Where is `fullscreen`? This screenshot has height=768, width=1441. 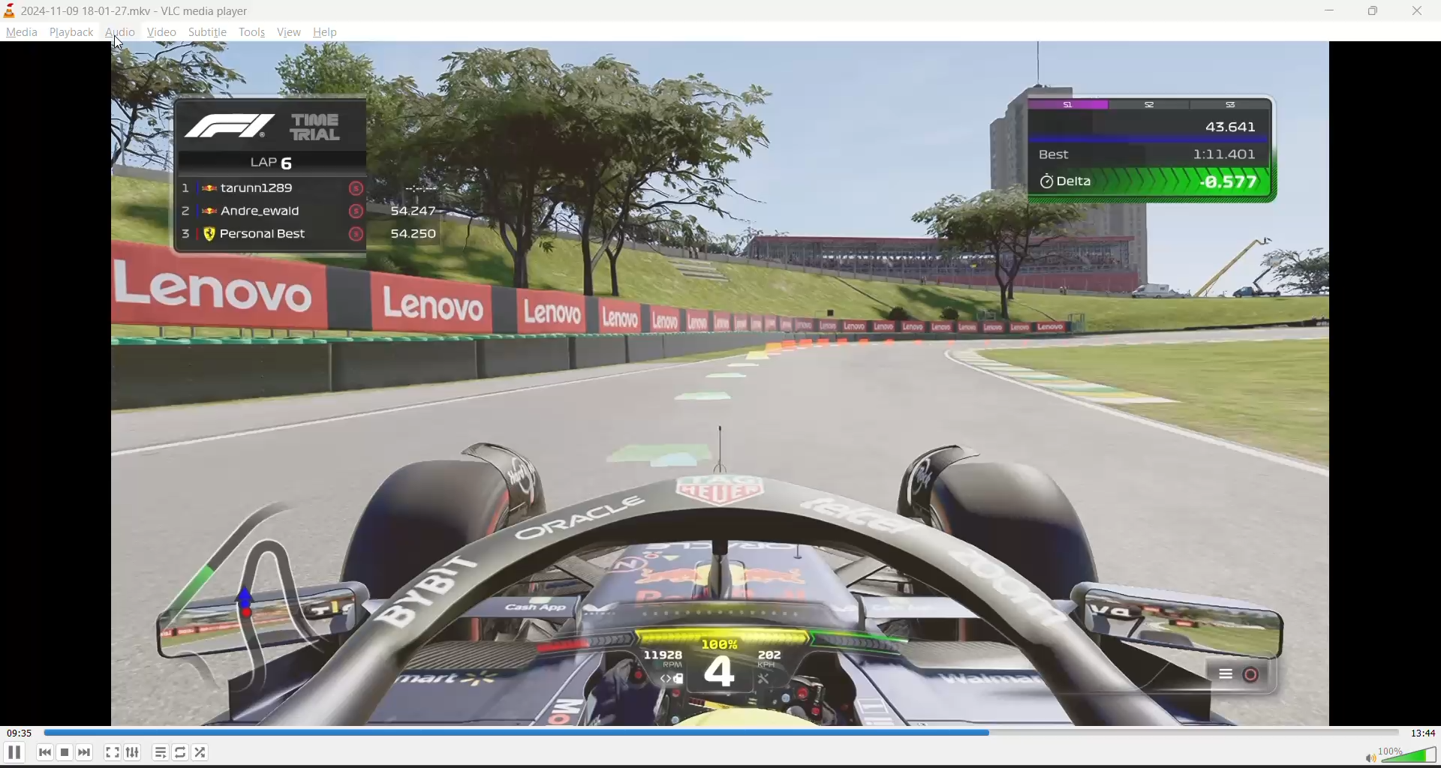
fullscreen is located at coordinates (112, 751).